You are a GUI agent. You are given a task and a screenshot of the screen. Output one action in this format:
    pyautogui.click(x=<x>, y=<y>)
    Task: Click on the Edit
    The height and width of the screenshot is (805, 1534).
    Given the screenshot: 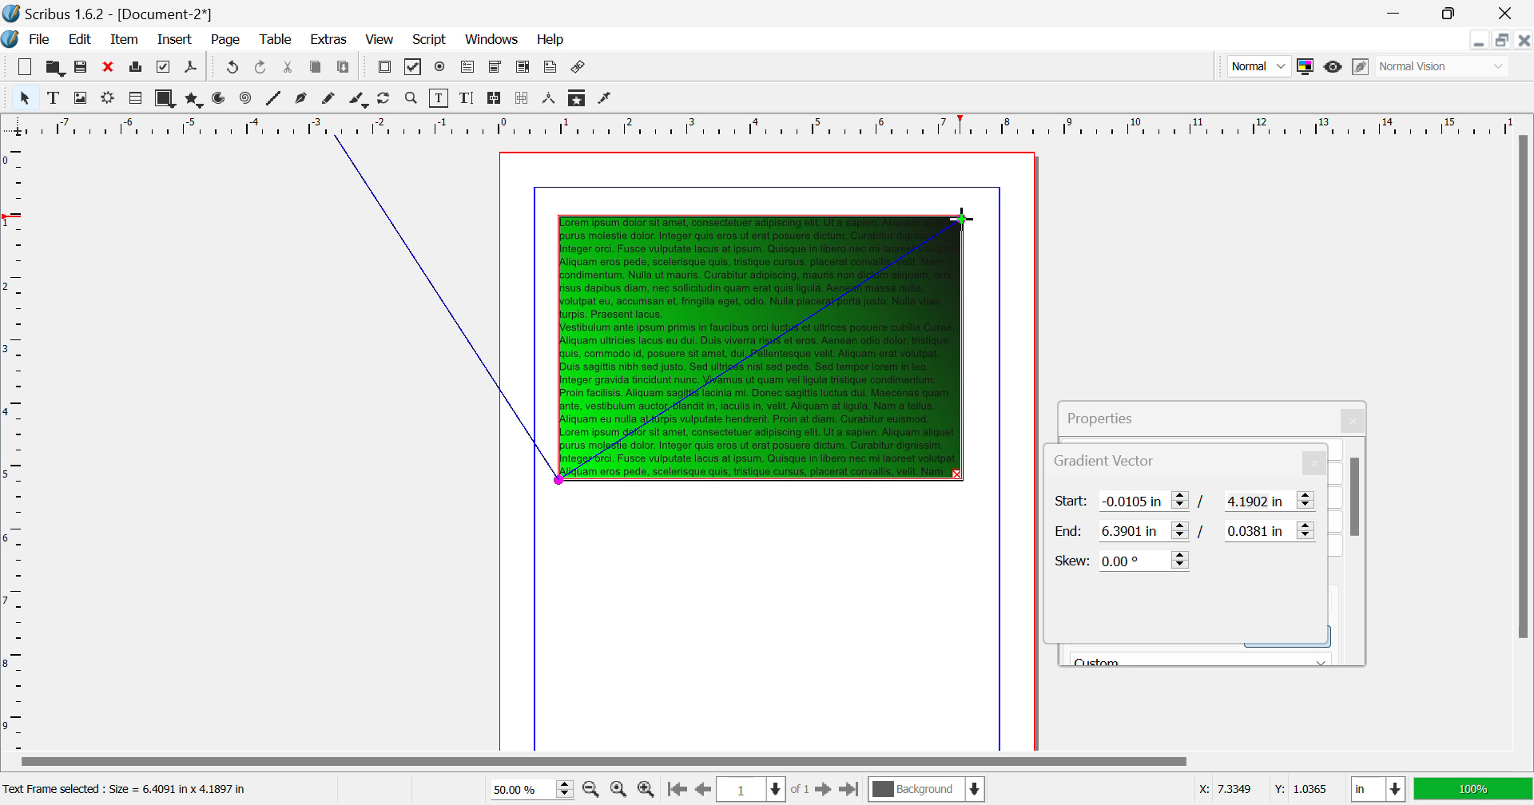 What is the action you would take?
    pyautogui.click(x=77, y=40)
    